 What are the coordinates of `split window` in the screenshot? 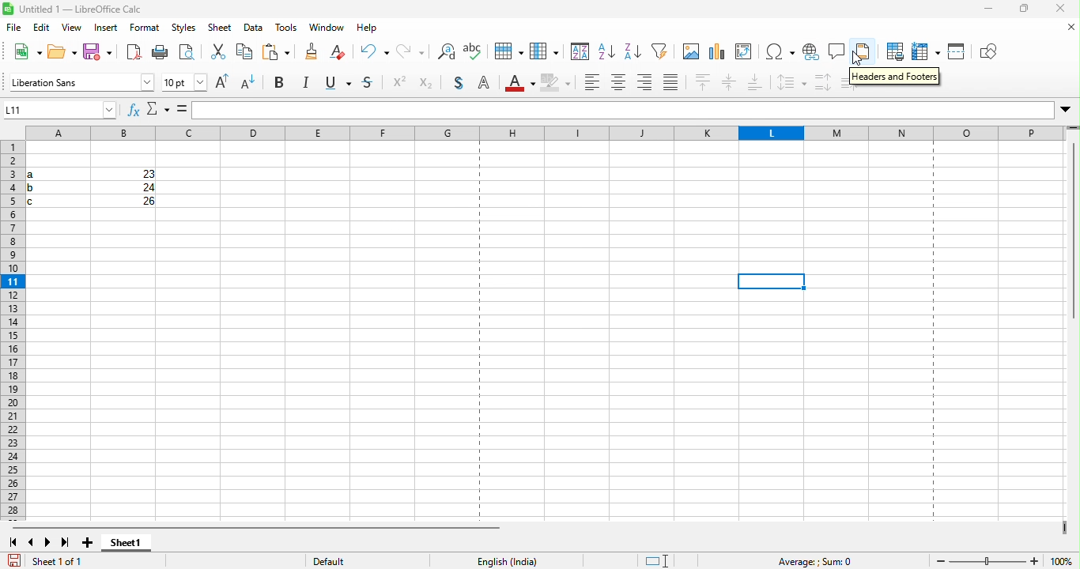 It's located at (956, 52).